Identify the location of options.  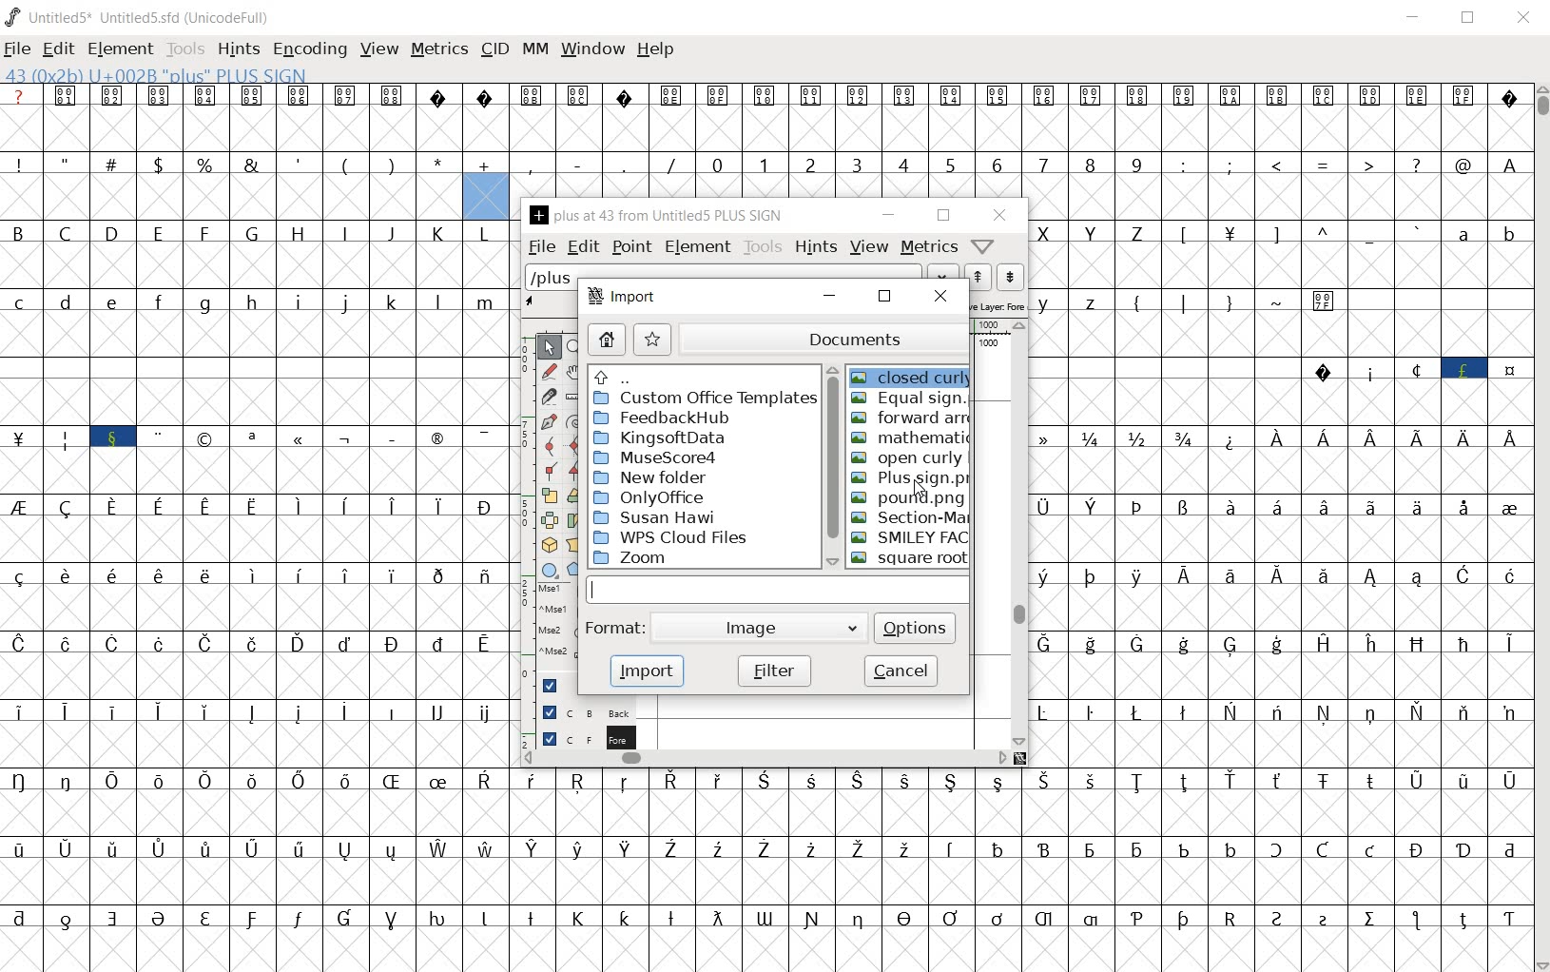
(915, 627).